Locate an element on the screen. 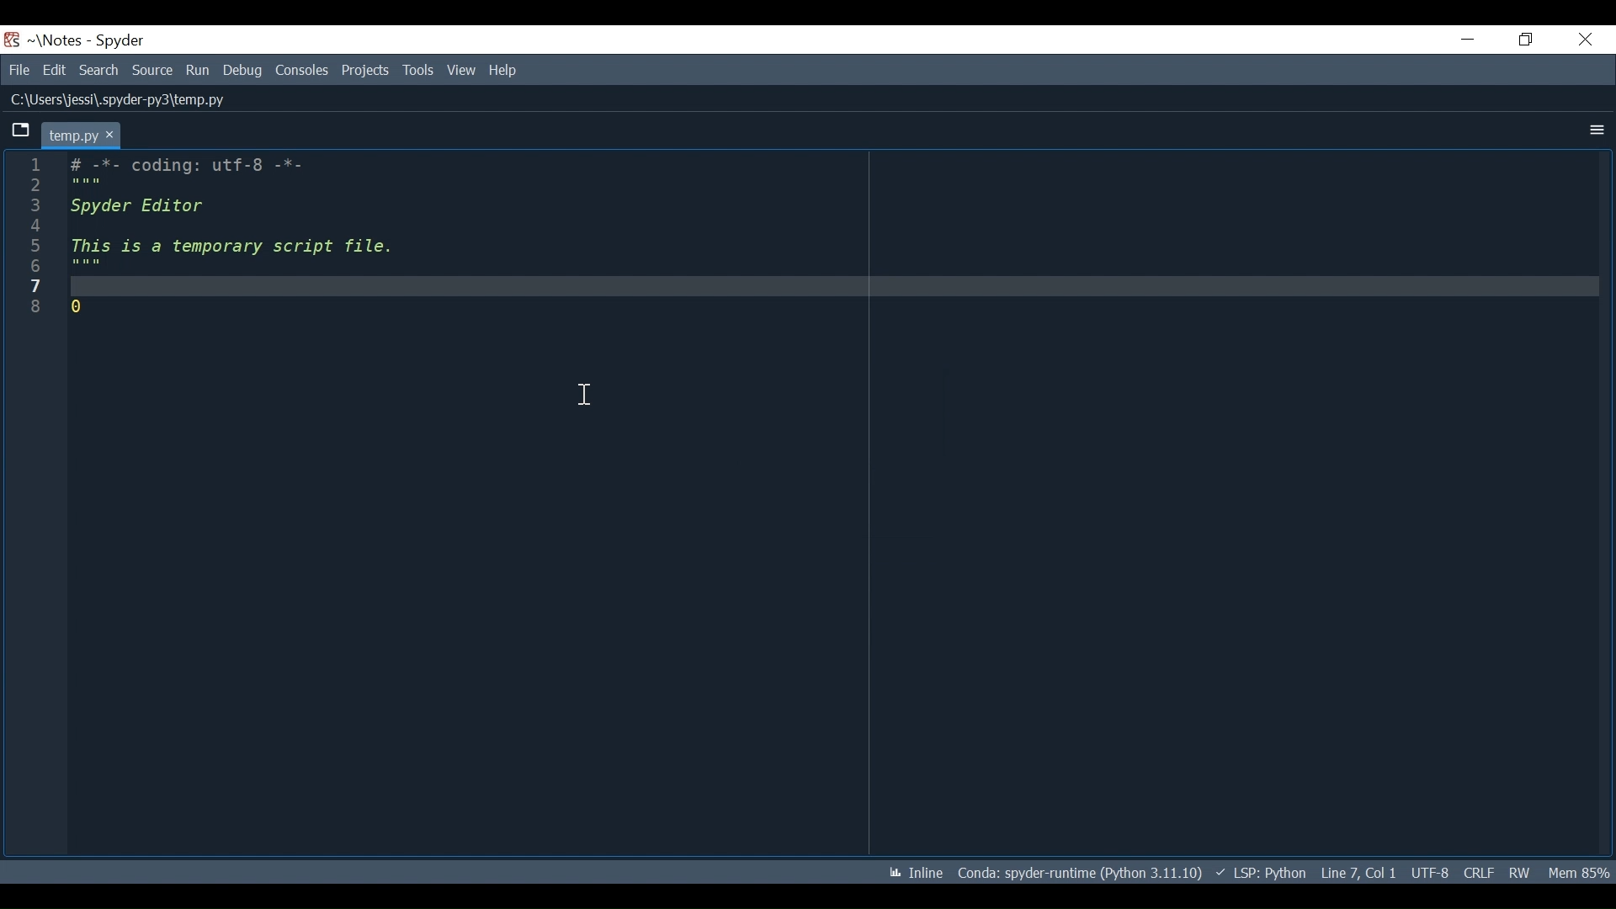 The height and width of the screenshot is (909, 1616). Consoles is located at coordinates (304, 70).